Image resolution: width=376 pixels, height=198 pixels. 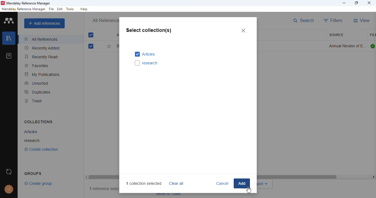 I want to click on close, so click(x=369, y=3).